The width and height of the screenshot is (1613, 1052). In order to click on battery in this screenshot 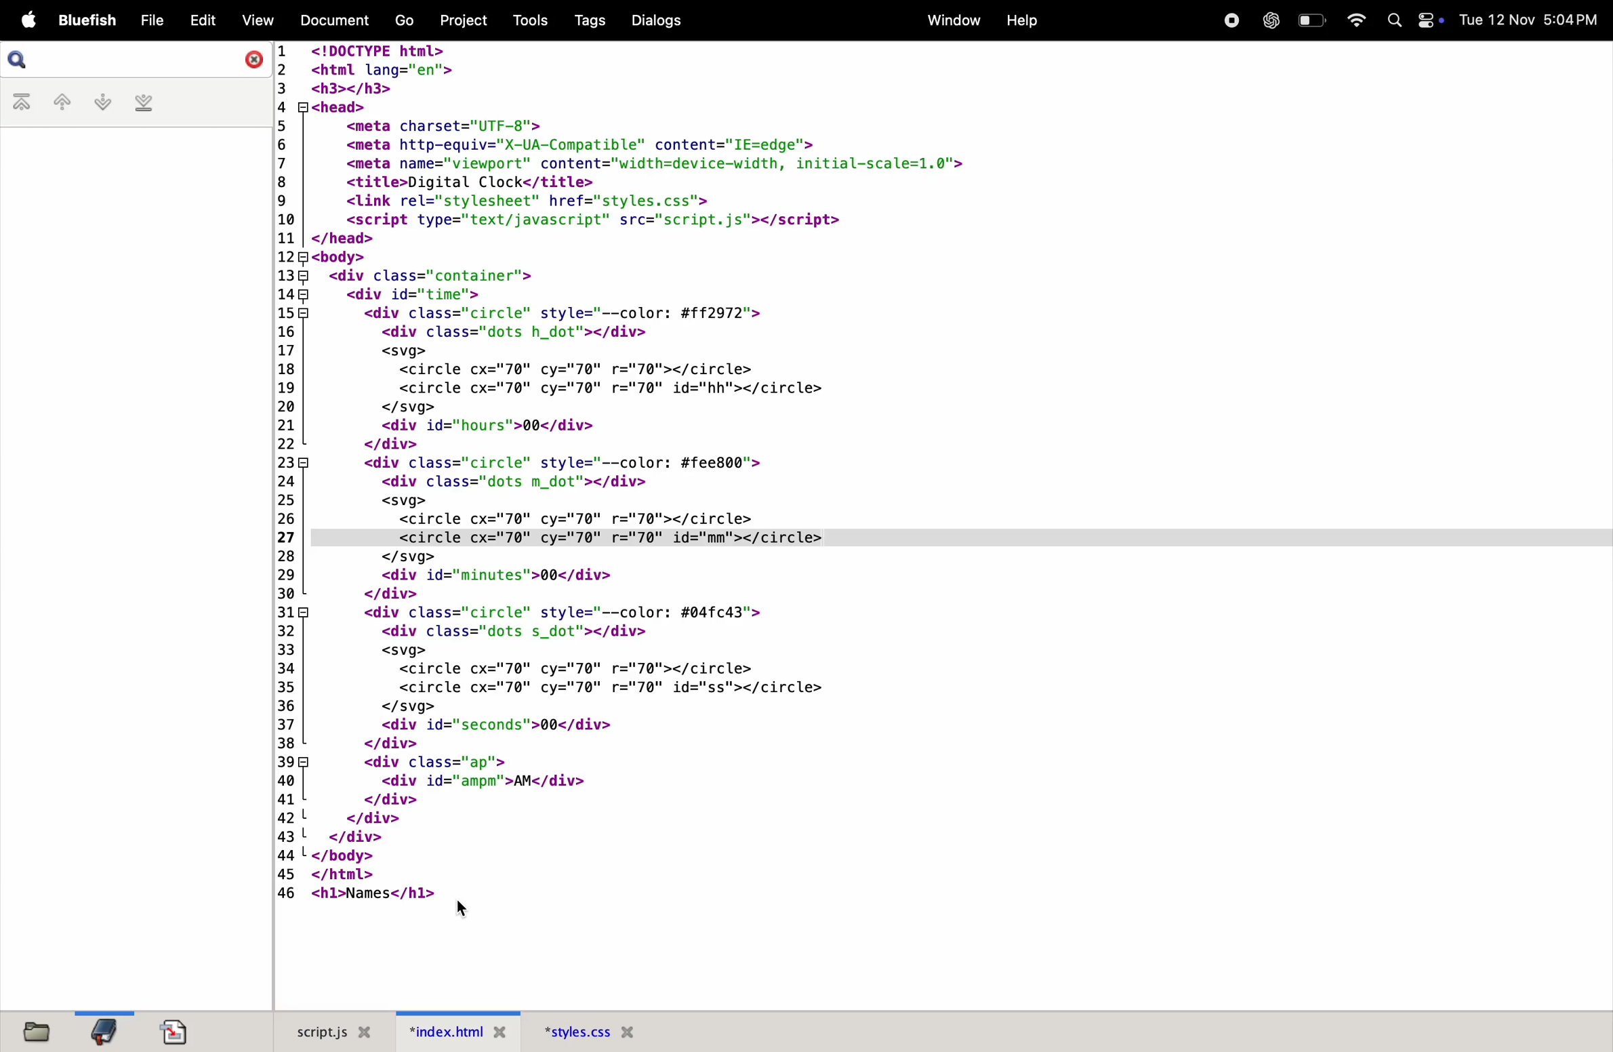, I will do `click(1315, 20)`.